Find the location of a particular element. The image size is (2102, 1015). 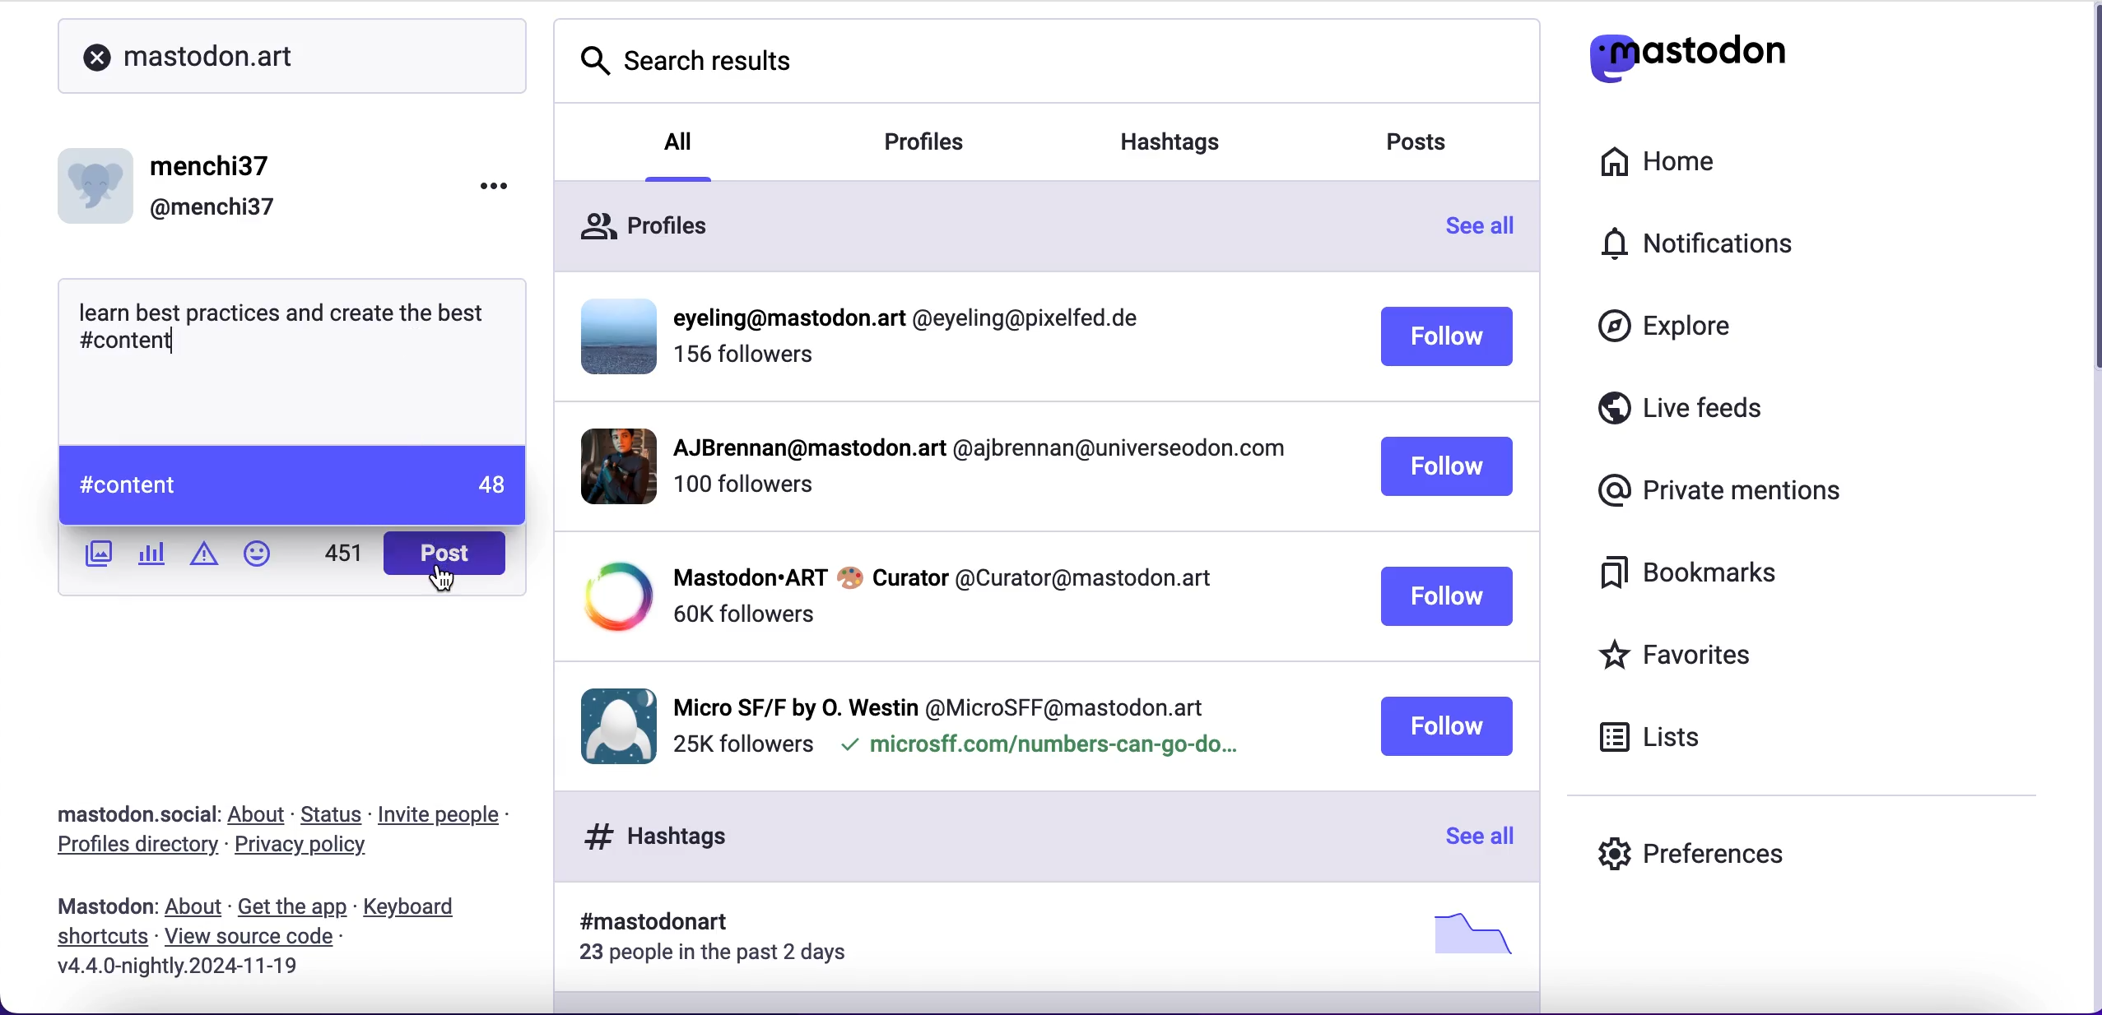

shortcuts is located at coordinates (97, 940).